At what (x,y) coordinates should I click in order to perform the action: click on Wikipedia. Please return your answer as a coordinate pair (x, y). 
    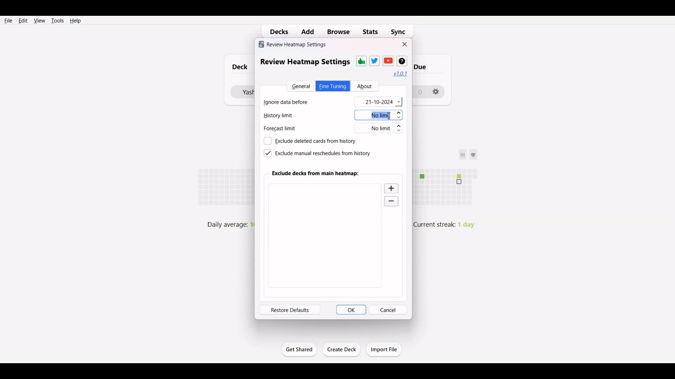
    Looking at the image, I should click on (401, 61).